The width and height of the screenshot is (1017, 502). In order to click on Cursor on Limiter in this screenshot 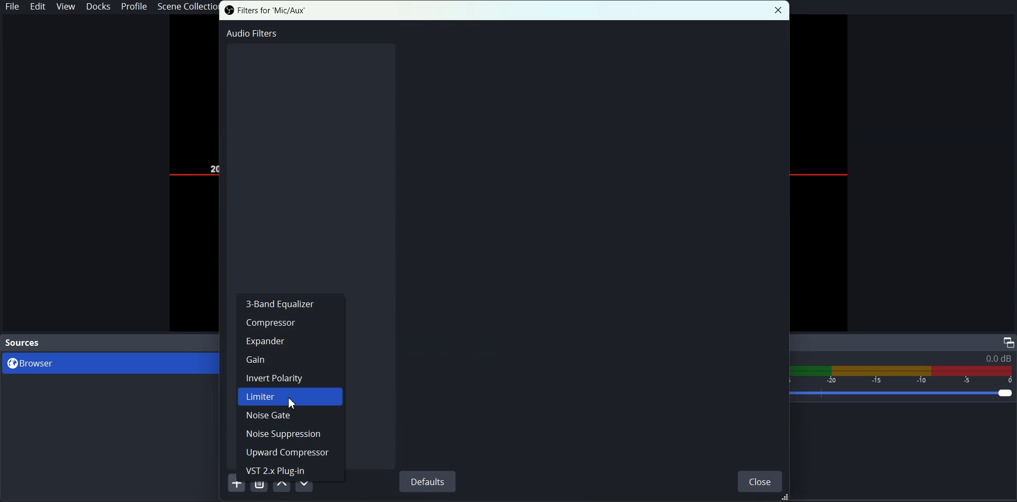, I will do `click(295, 405)`.